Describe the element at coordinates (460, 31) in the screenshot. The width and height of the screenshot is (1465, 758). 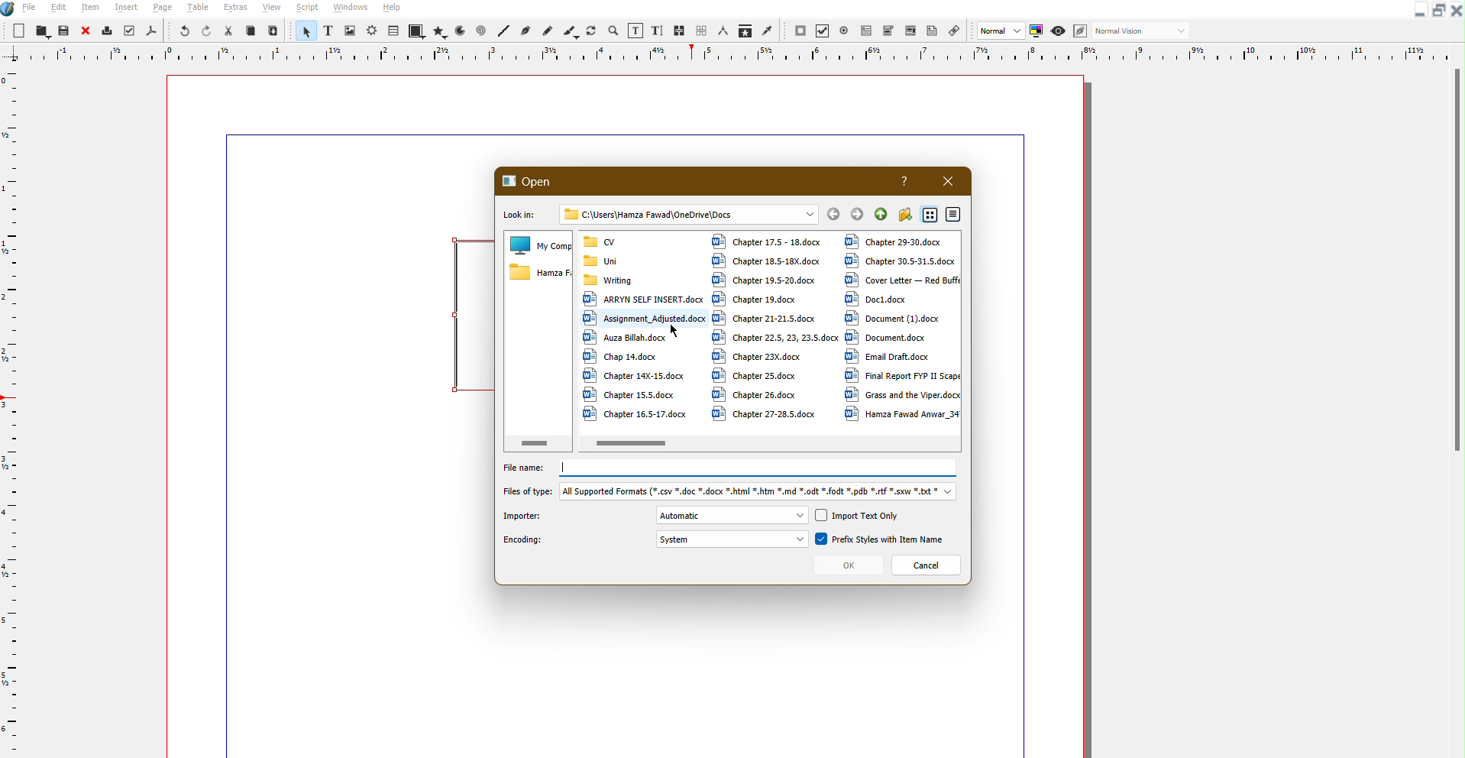
I see `Arc` at that location.